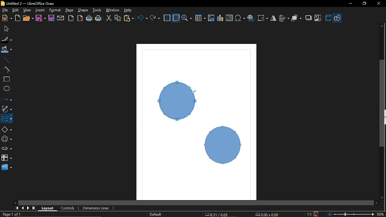 Image resolution: width=386 pixels, height=217 pixels. I want to click on Shape, so click(83, 10).